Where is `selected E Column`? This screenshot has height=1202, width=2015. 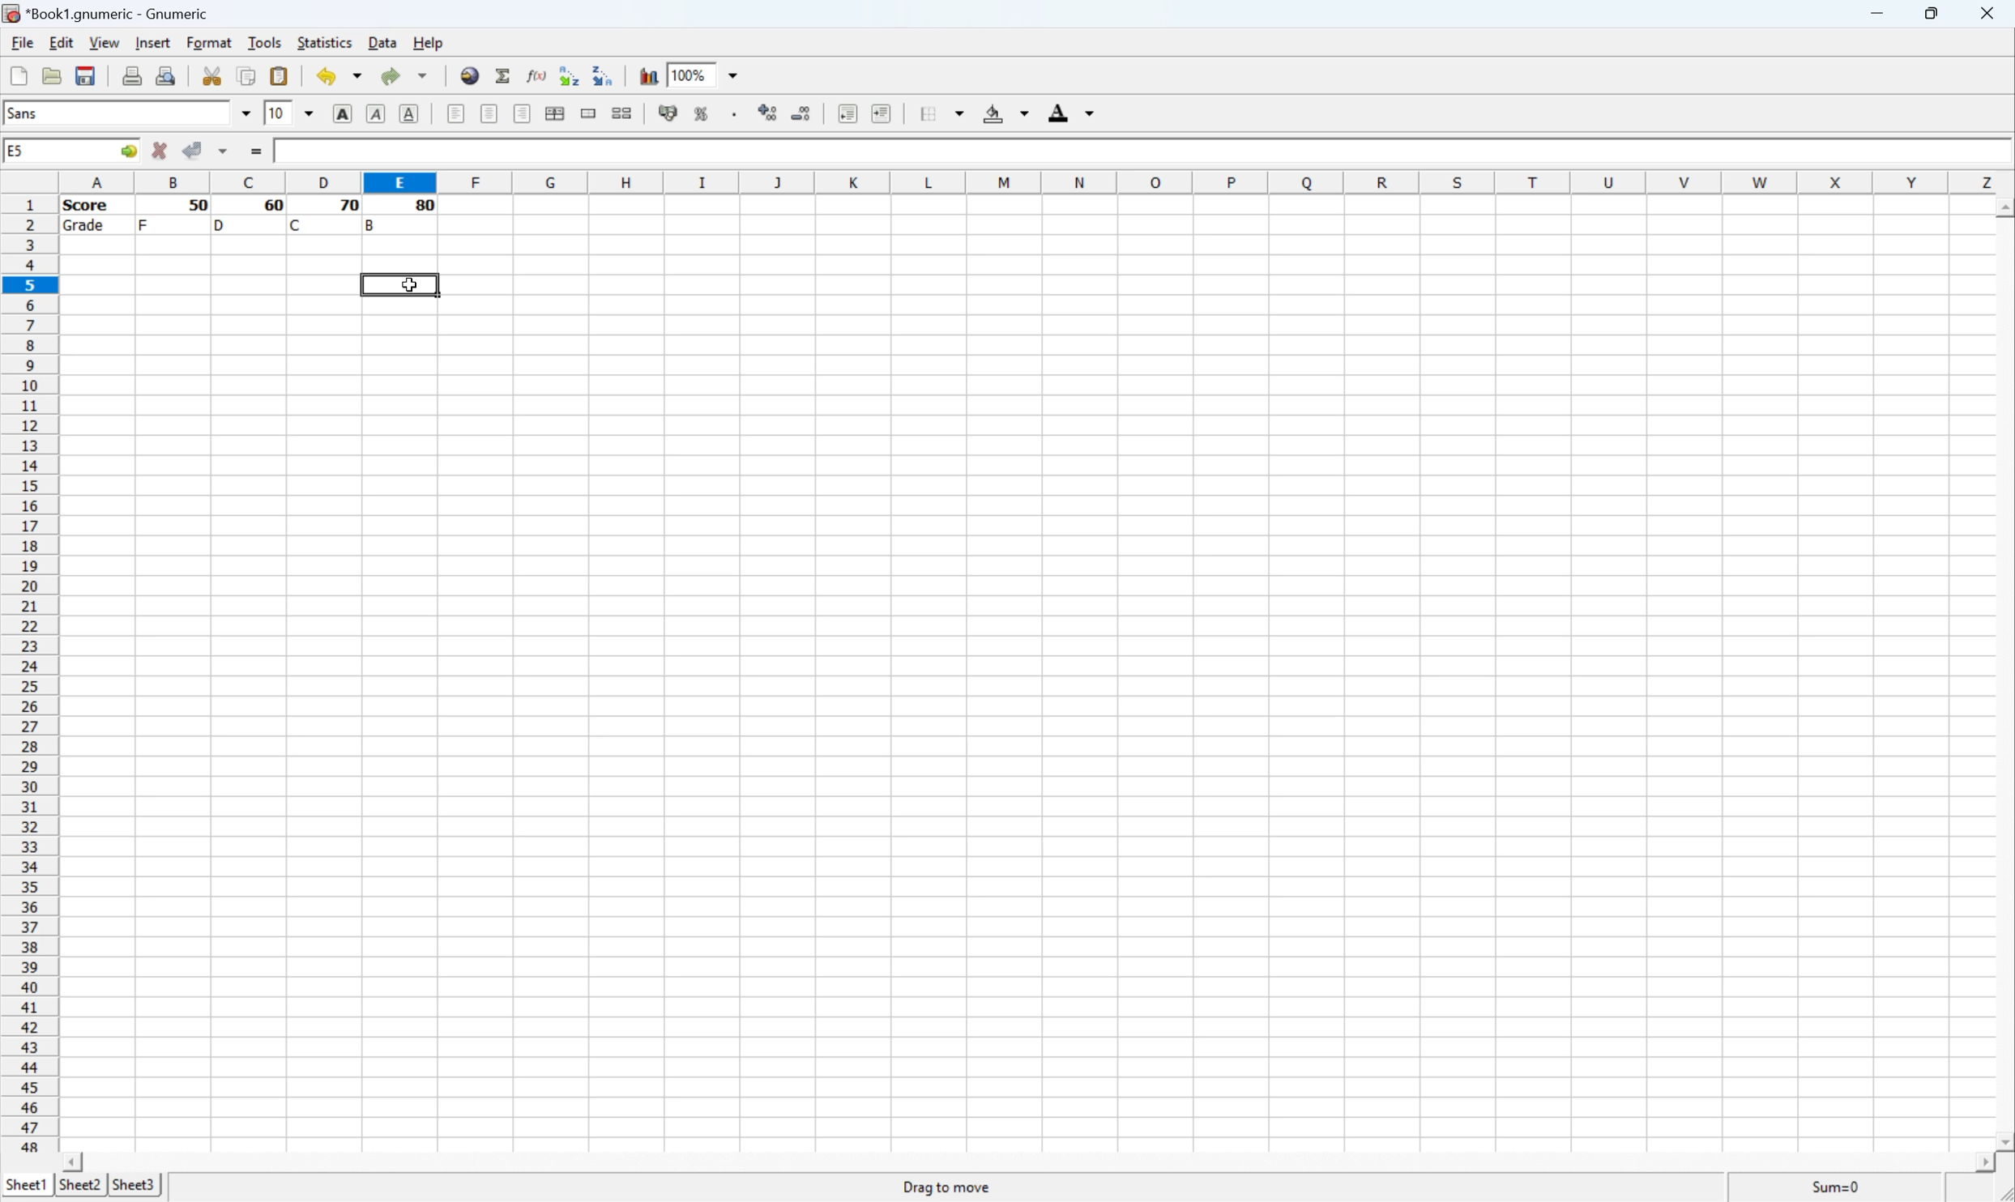
selected E Column is located at coordinates (395, 180).